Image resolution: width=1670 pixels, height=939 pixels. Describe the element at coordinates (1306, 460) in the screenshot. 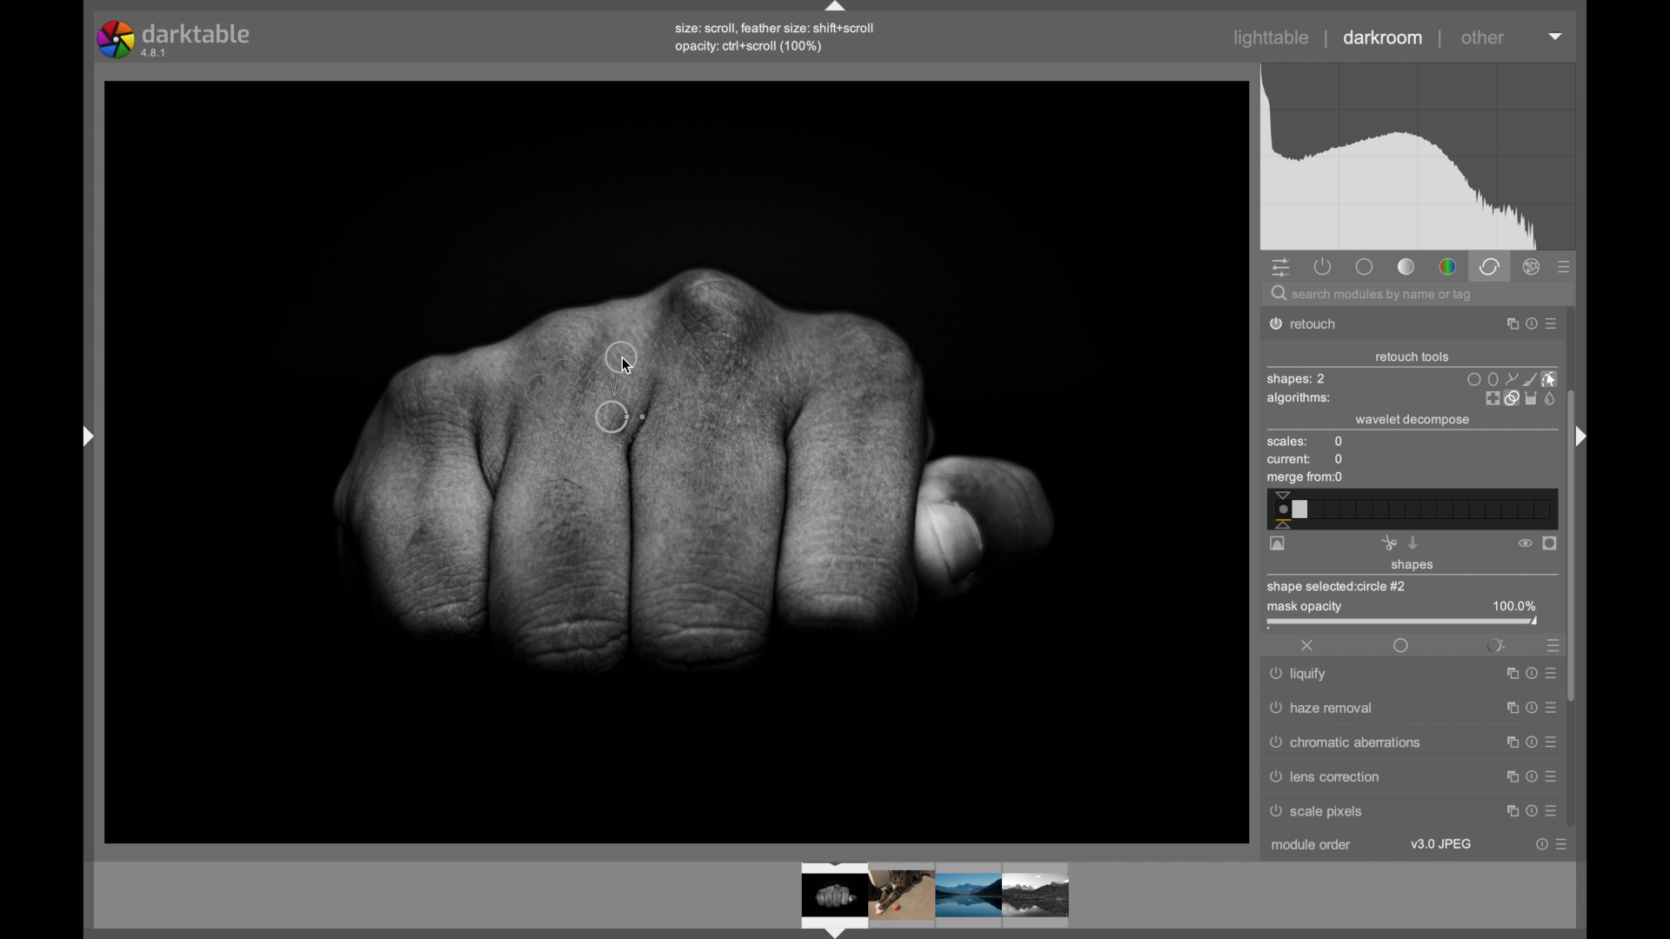

I see `current 0` at that location.